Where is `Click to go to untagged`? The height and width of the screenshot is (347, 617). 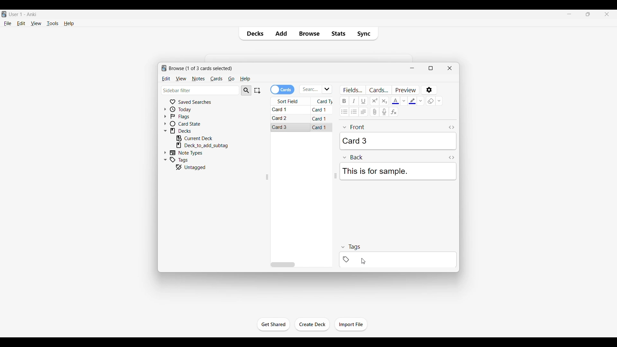 Click to go to untagged is located at coordinates (200, 167).